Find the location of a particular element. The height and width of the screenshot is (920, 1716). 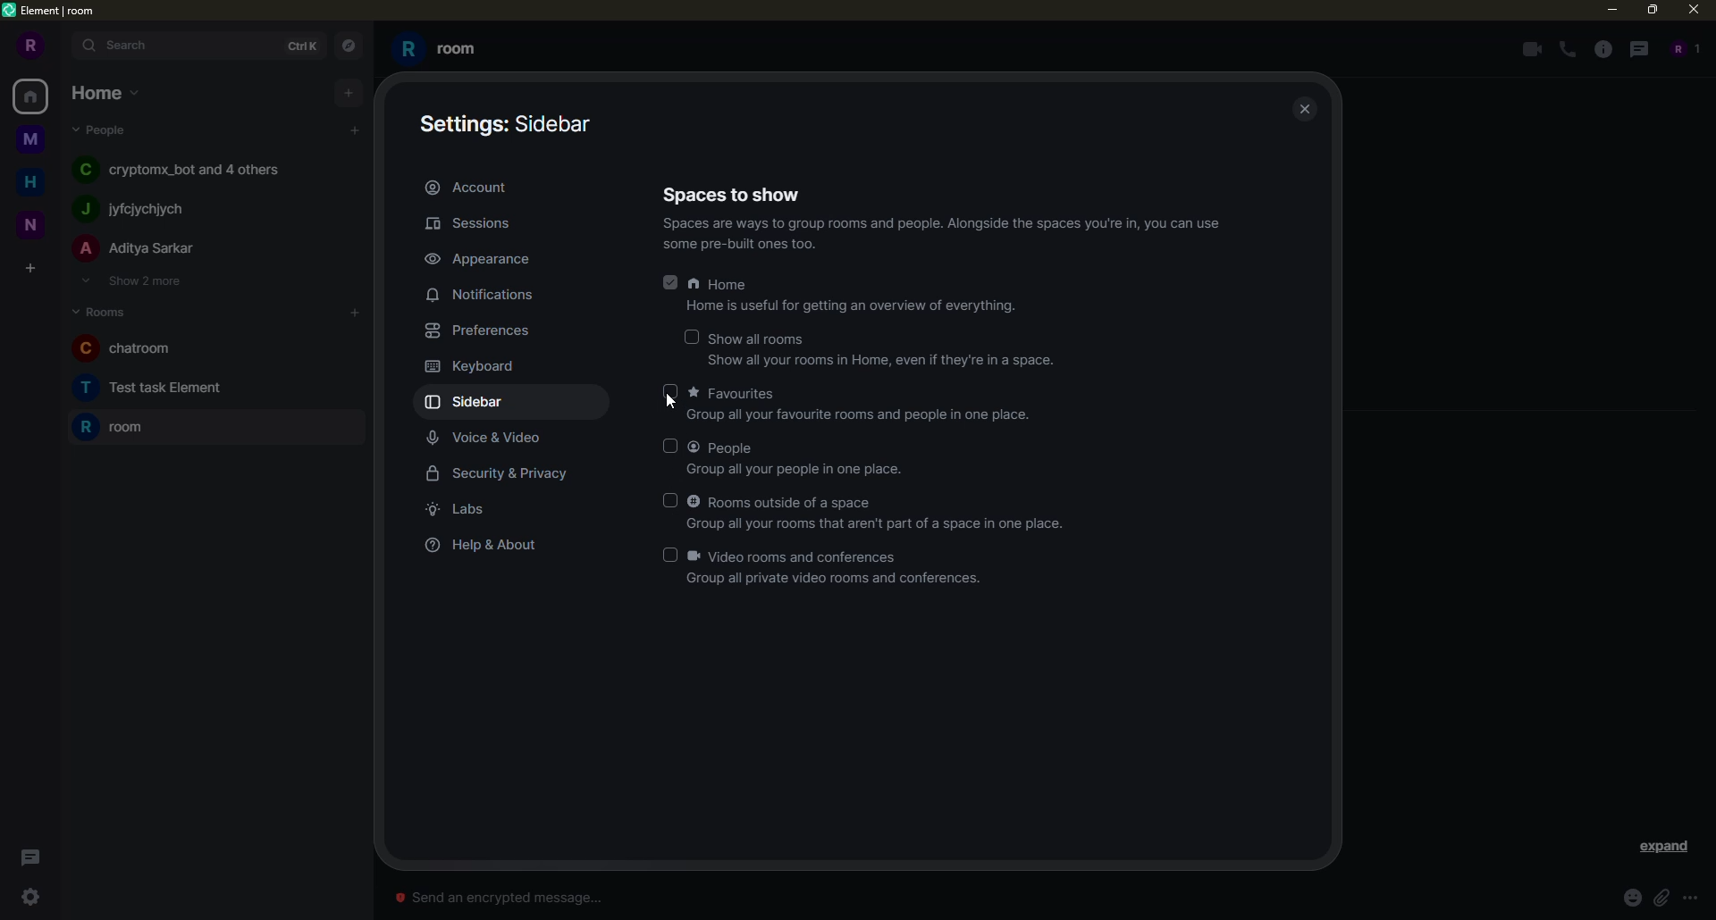

sidebar is located at coordinates (509, 123).